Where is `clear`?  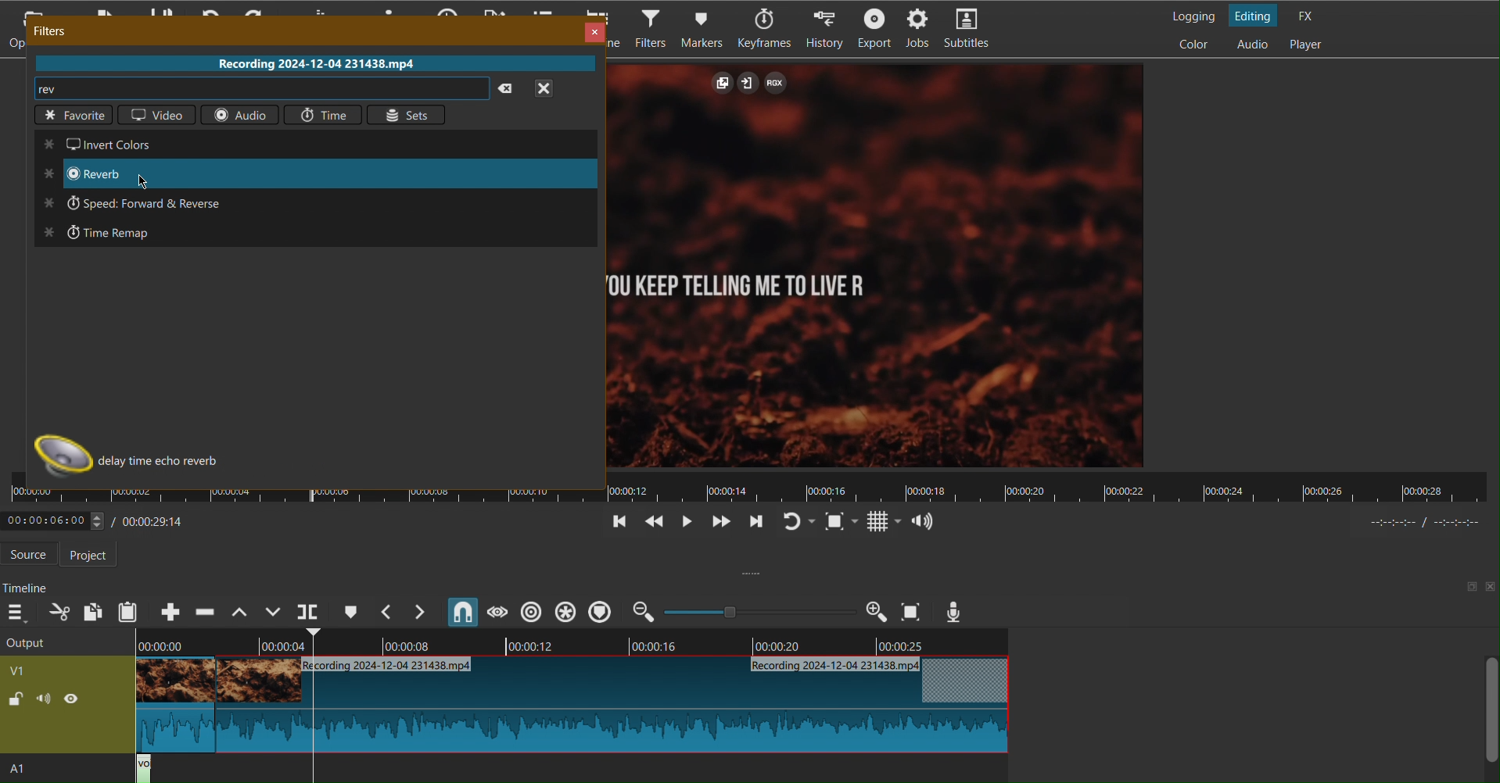
clear is located at coordinates (508, 89).